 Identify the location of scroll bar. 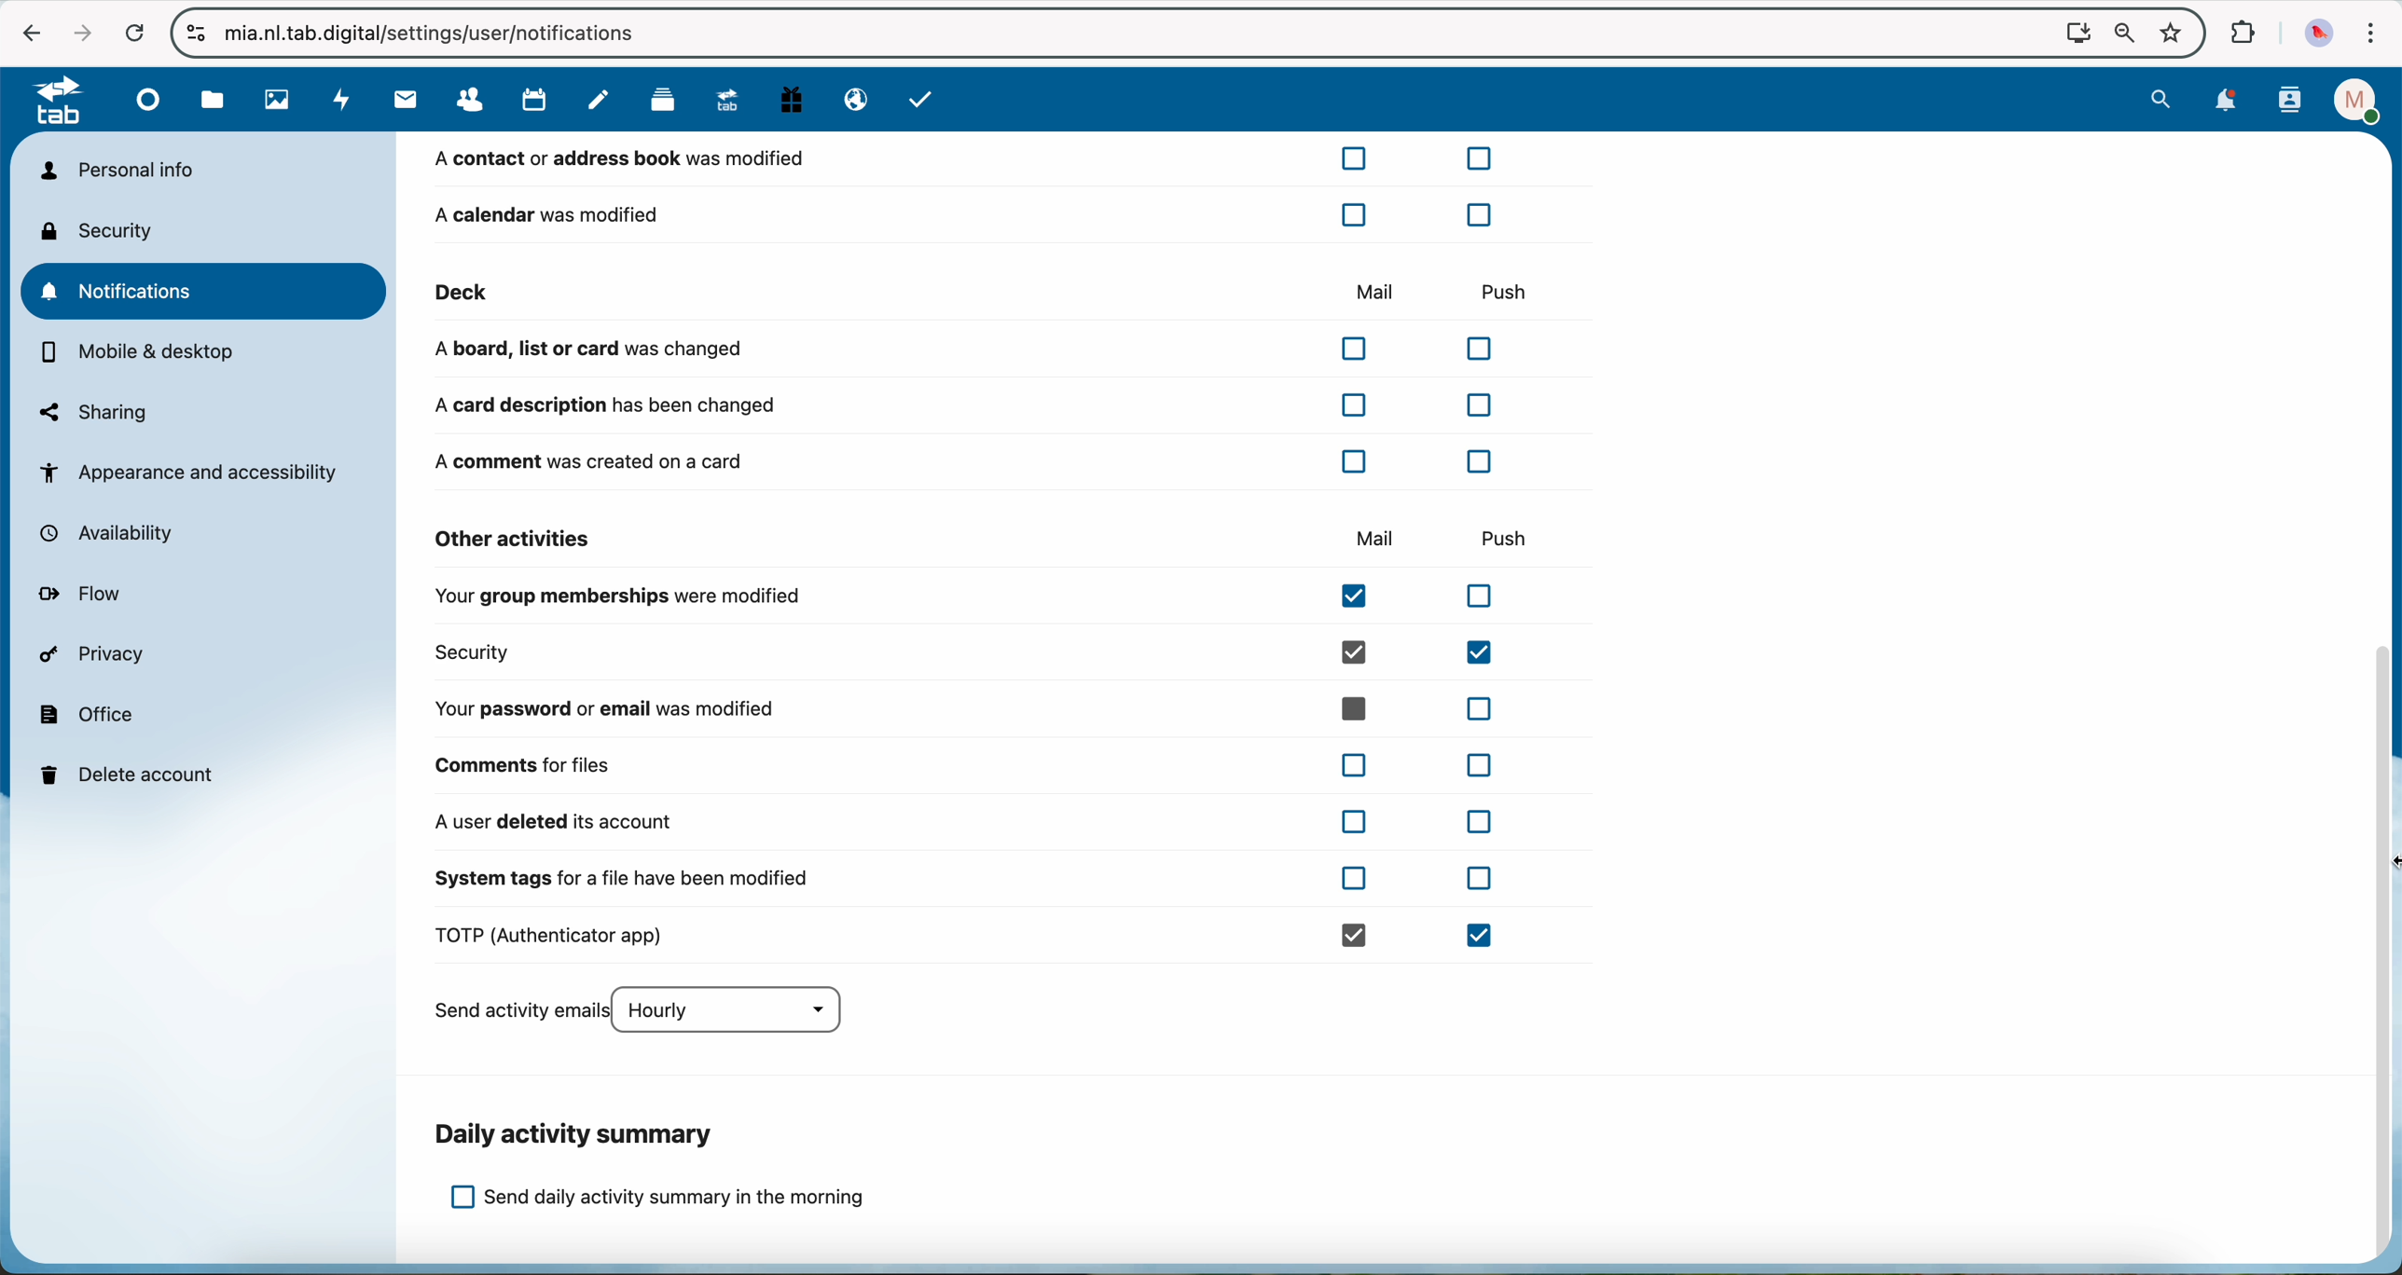
(2384, 956).